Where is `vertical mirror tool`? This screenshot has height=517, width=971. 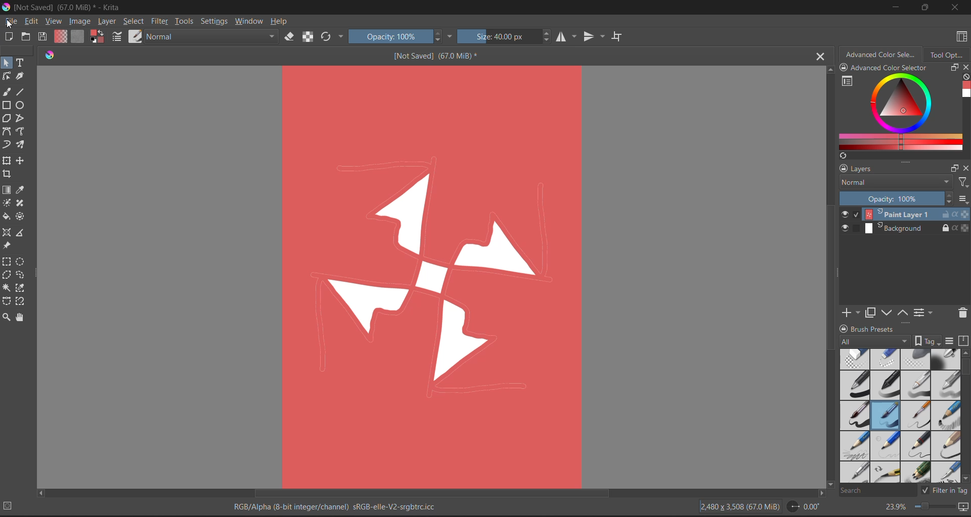
vertical mirror tool is located at coordinates (595, 36).